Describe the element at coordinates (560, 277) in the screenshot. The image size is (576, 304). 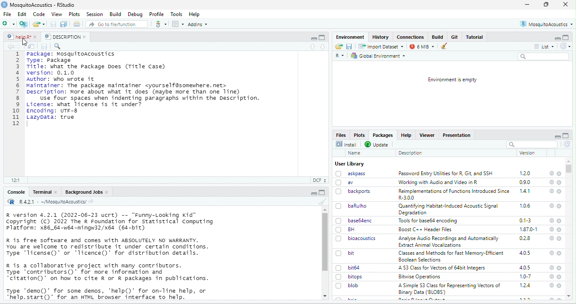
I see `close` at that location.